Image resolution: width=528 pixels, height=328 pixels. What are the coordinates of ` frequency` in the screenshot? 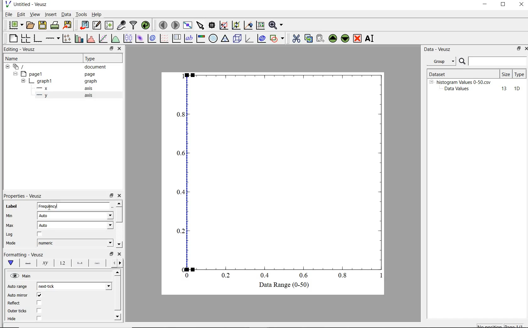 It's located at (74, 206).